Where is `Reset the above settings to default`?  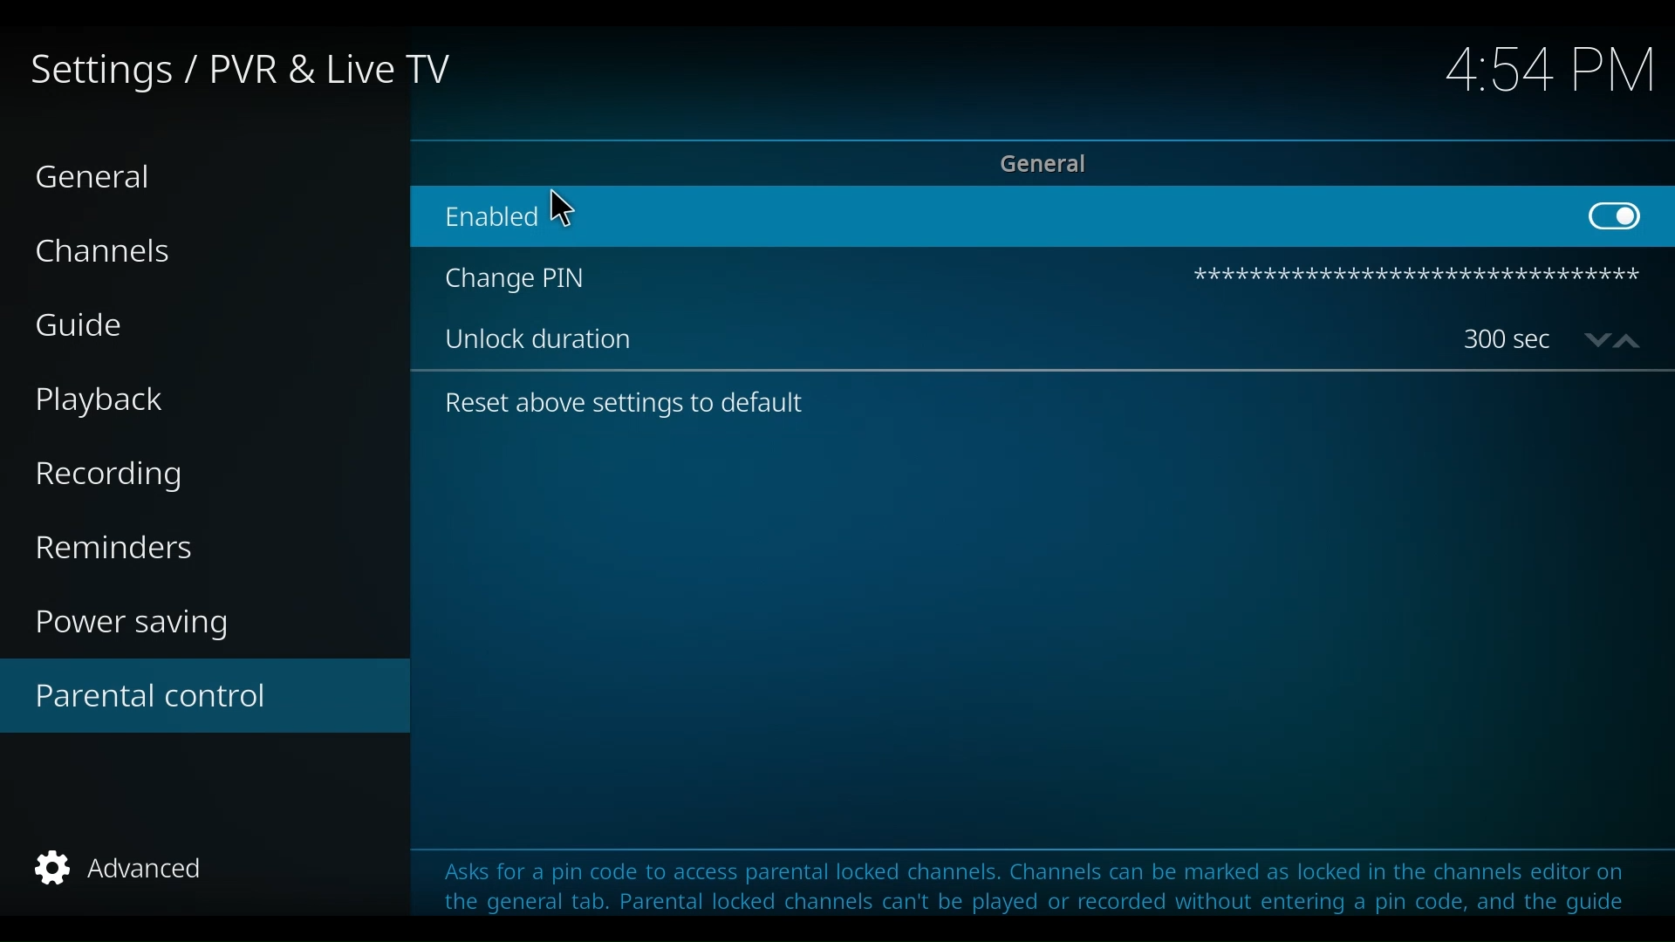
Reset the above settings to default is located at coordinates (614, 405).